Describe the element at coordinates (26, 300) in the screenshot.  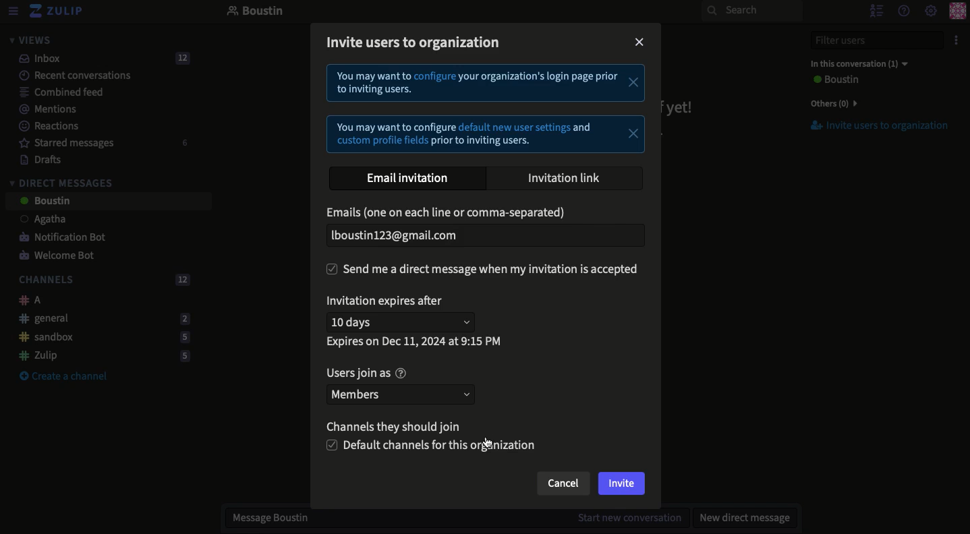
I see `A` at that location.